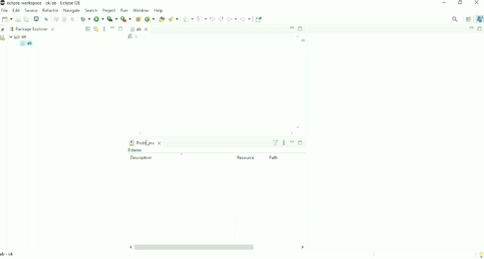 This screenshot has height=259, width=484. Describe the element at coordinates (146, 142) in the screenshot. I see `Problems` at that location.